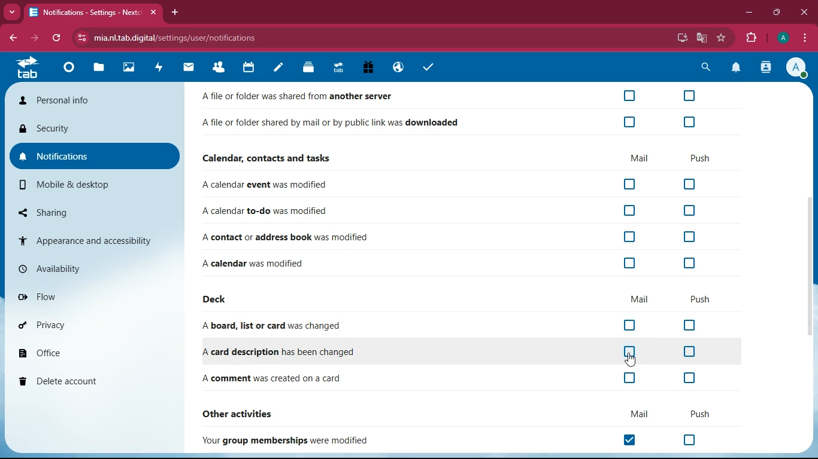  I want to click on search, so click(703, 68).